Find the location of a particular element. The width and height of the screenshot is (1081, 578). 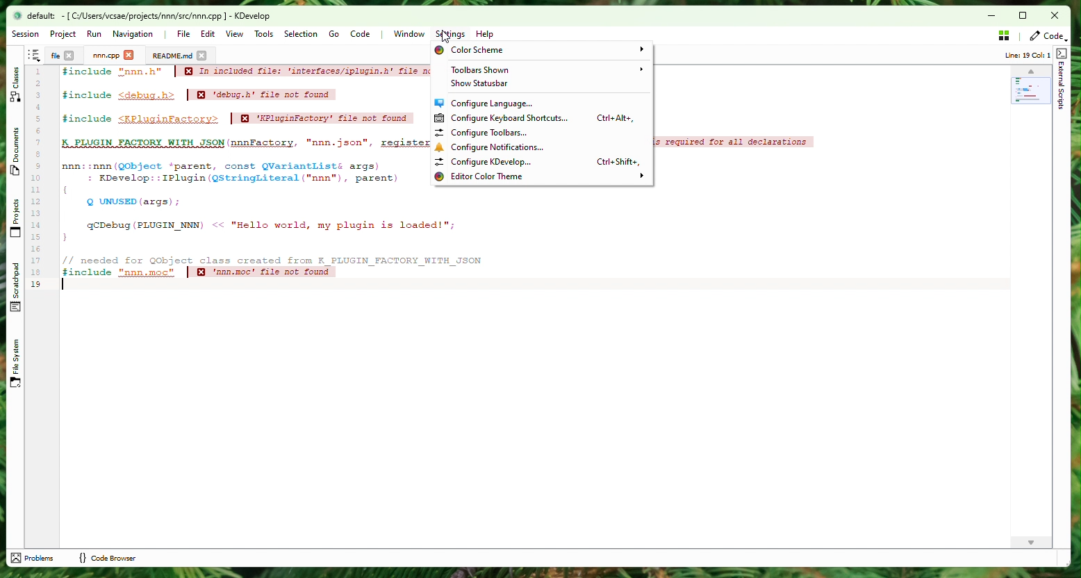

Show status bar is located at coordinates (525, 84).